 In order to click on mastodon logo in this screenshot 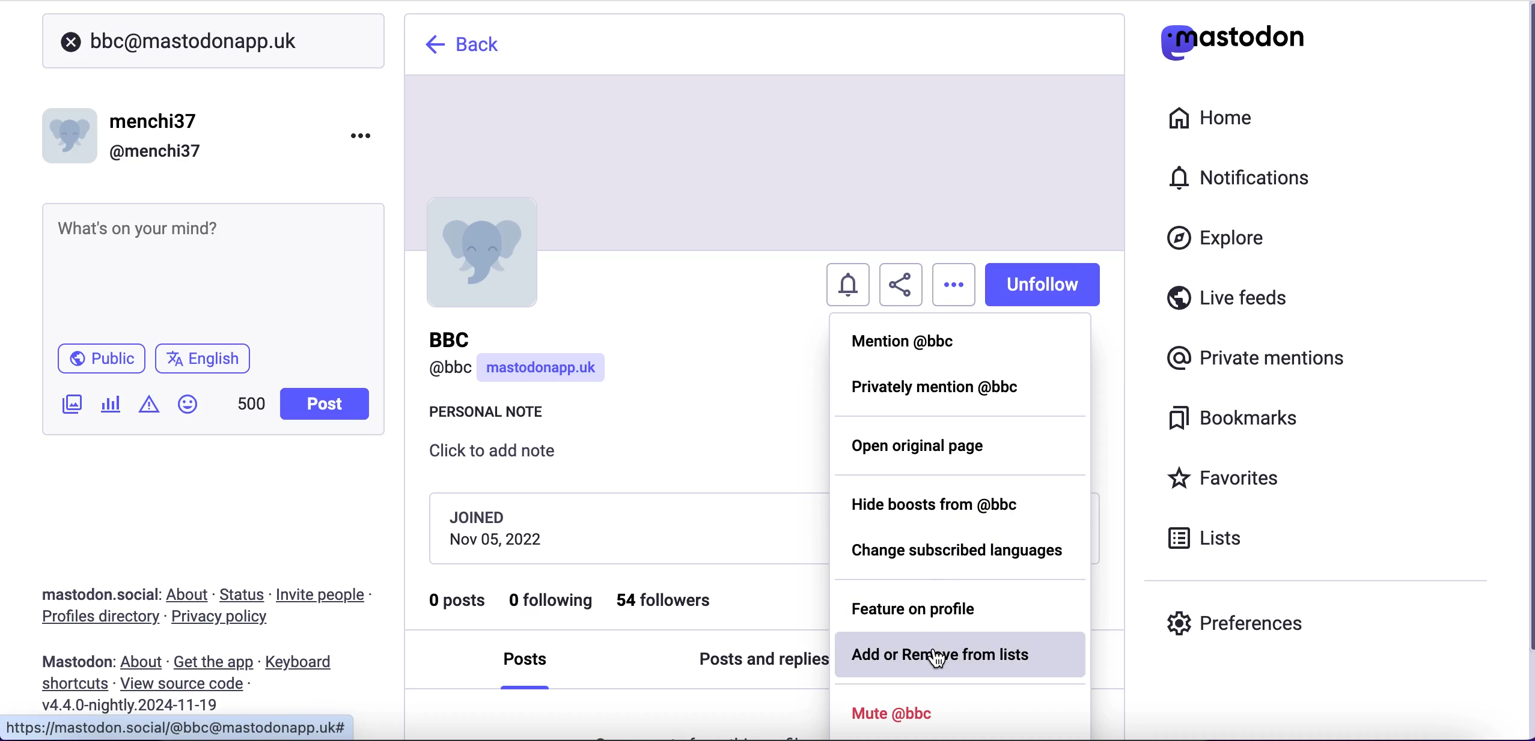, I will do `click(1232, 39)`.